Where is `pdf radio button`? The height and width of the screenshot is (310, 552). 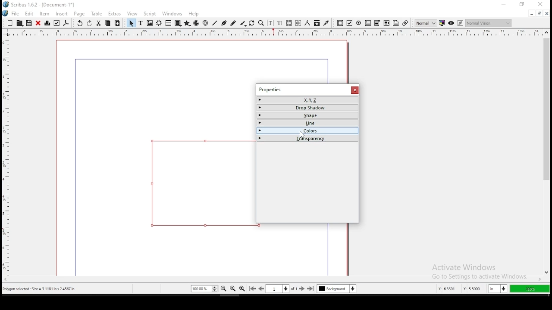
pdf radio button is located at coordinates (359, 23).